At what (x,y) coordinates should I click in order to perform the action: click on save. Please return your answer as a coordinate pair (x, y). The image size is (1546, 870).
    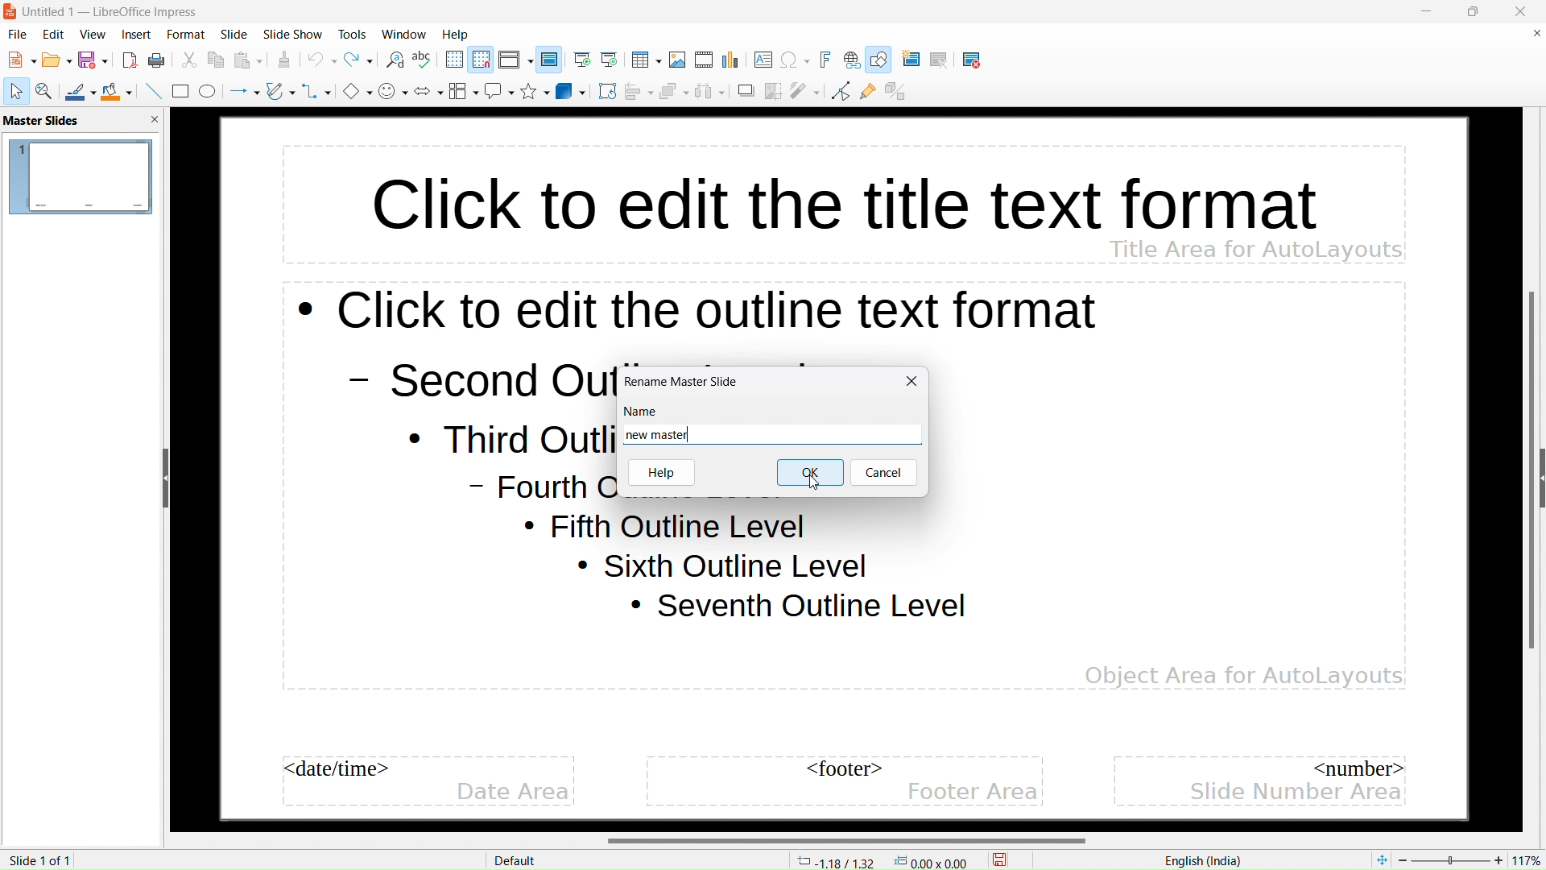
    Looking at the image, I should click on (1000, 858).